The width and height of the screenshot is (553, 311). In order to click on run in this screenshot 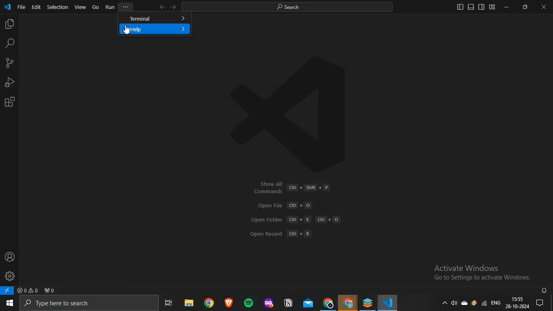, I will do `click(110, 7)`.